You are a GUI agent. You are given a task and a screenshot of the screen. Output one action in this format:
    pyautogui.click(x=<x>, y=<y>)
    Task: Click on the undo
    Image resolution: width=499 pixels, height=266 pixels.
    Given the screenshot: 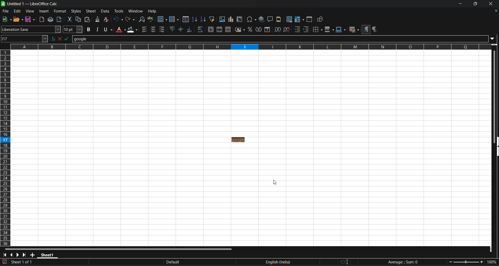 What is the action you would take?
    pyautogui.click(x=118, y=19)
    